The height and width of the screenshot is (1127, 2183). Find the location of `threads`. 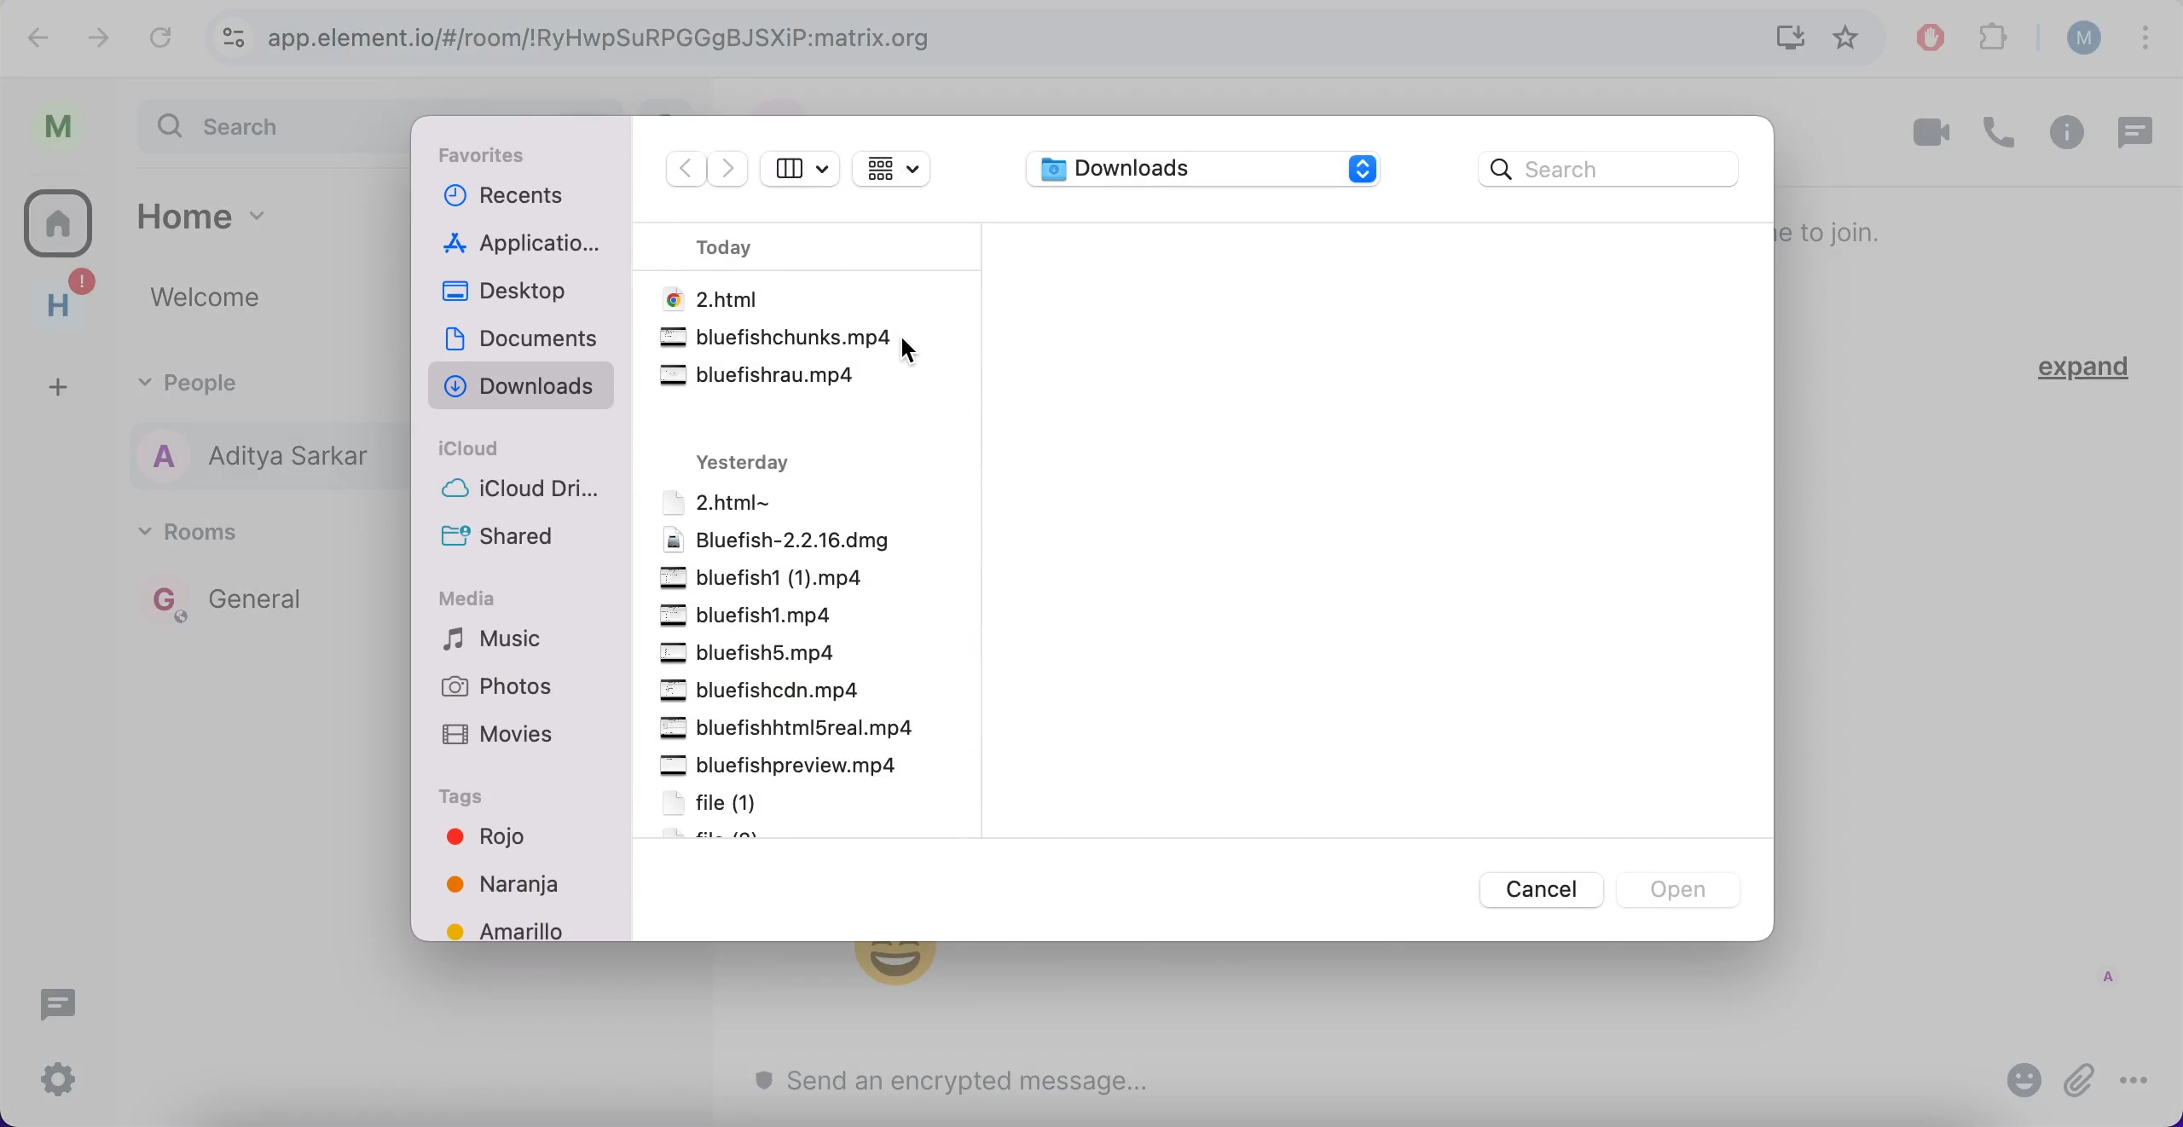

threads is located at coordinates (53, 1001).